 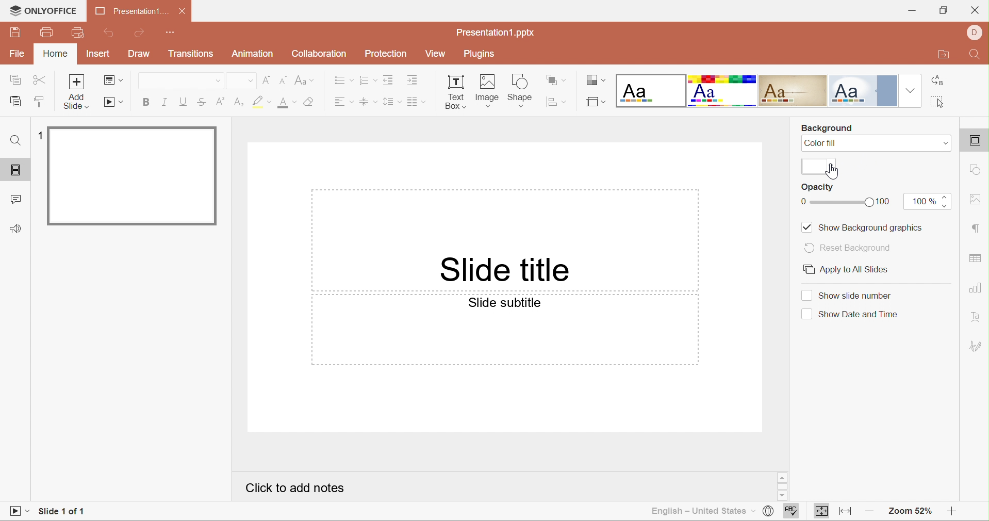 I want to click on Minimize, so click(x=912, y=11).